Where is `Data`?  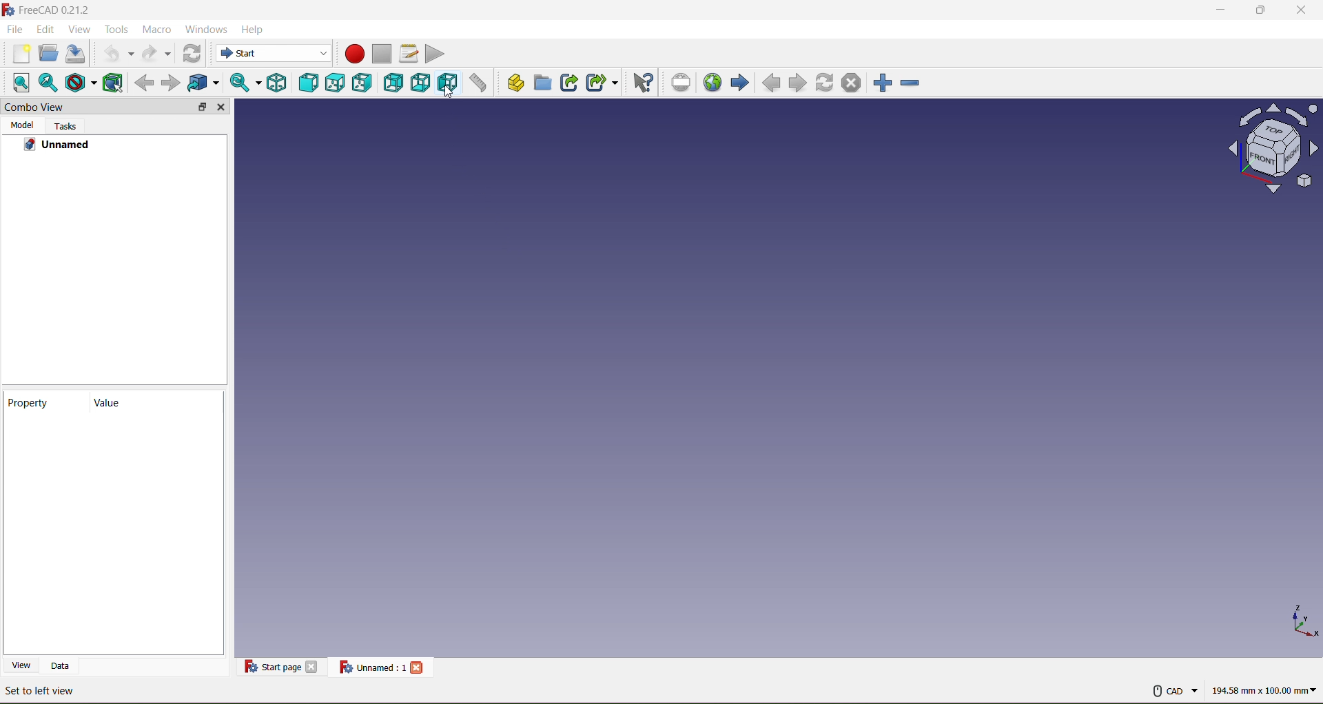
Data is located at coordinates (60, 665).